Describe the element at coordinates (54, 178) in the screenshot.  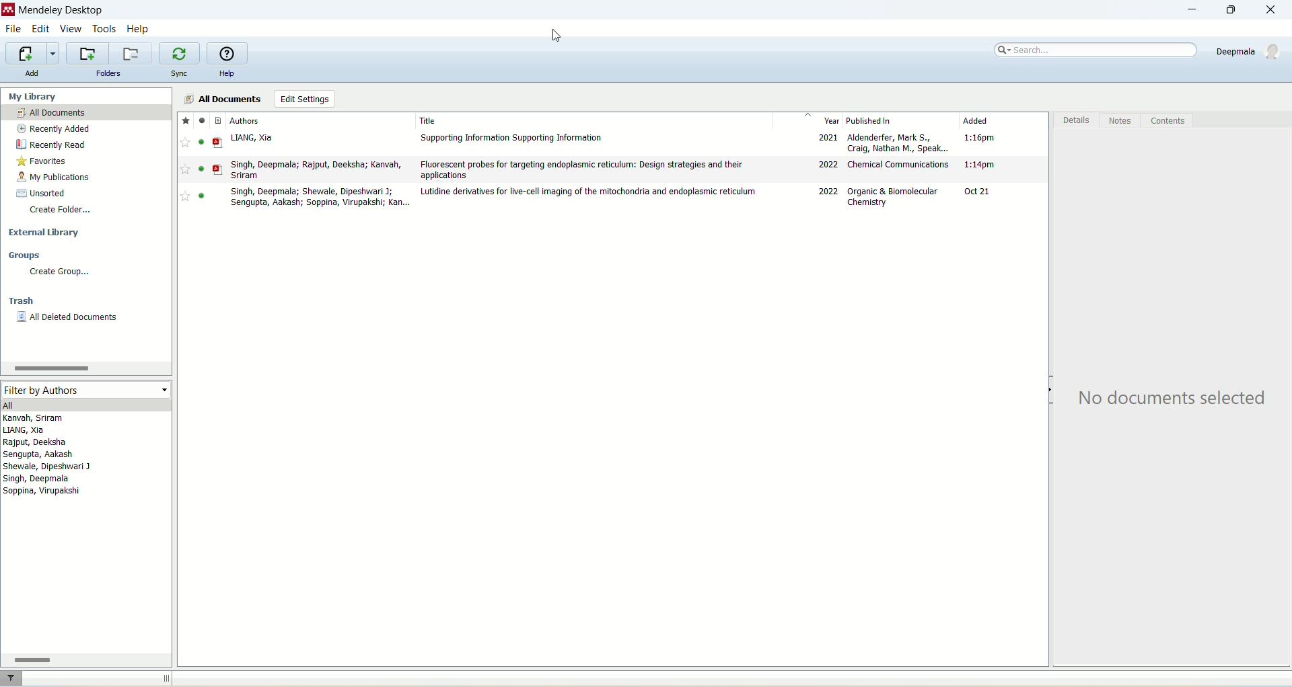
I see `my publication` at that location.